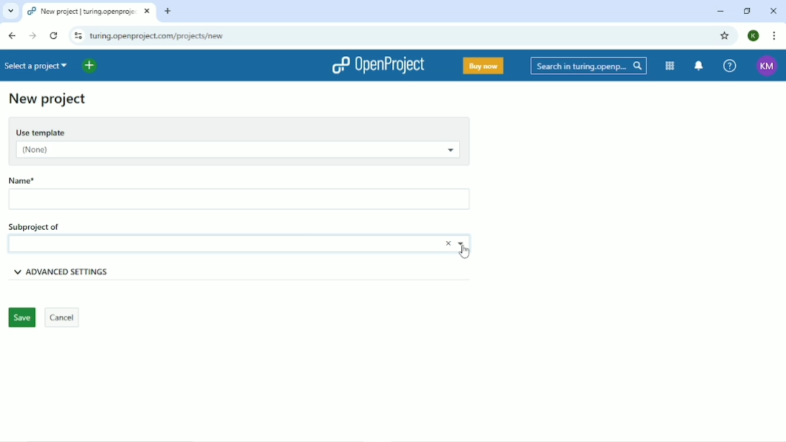 The width and height of the screenshot is (786, 442). I want to click on New tab, so click(168, 11).